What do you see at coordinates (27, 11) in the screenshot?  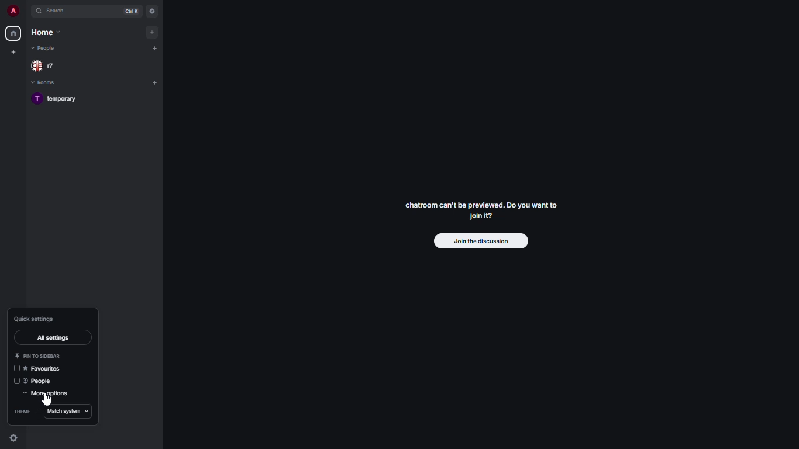 I see `expand` at bounding box center [27, 11].